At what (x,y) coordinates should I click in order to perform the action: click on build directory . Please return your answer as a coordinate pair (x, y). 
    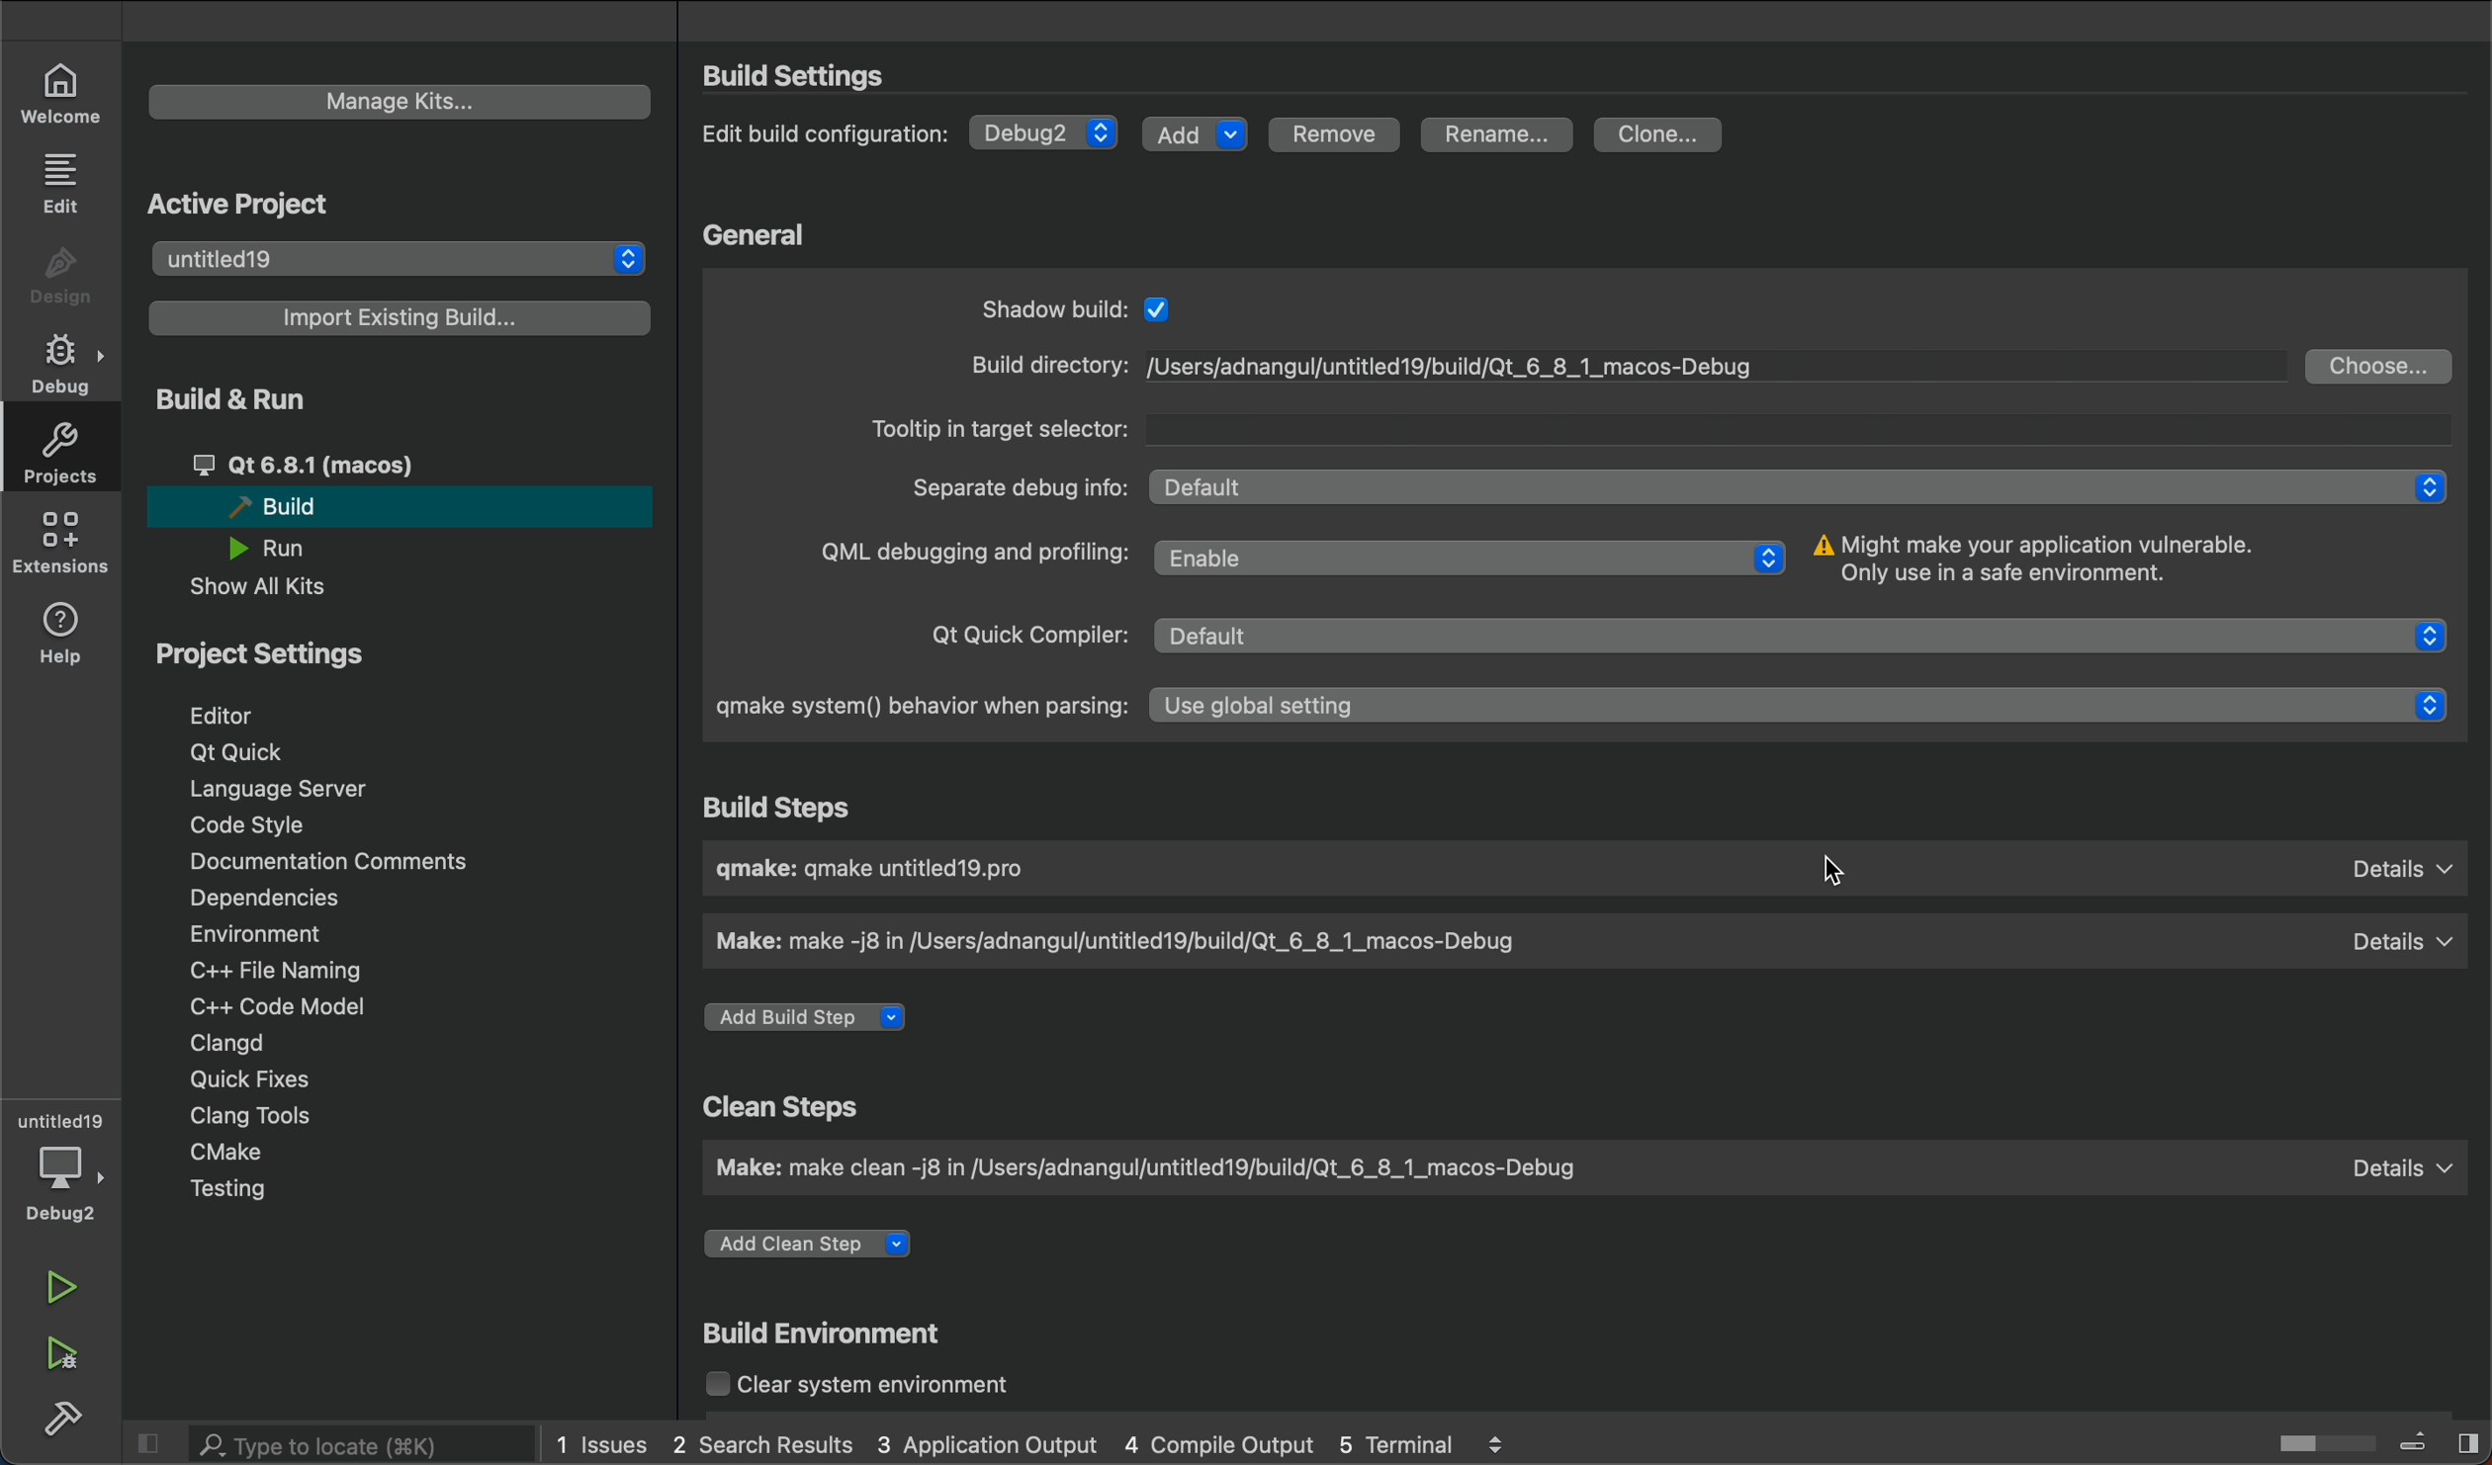
    Looking at the image, I should click on (1034, 364).